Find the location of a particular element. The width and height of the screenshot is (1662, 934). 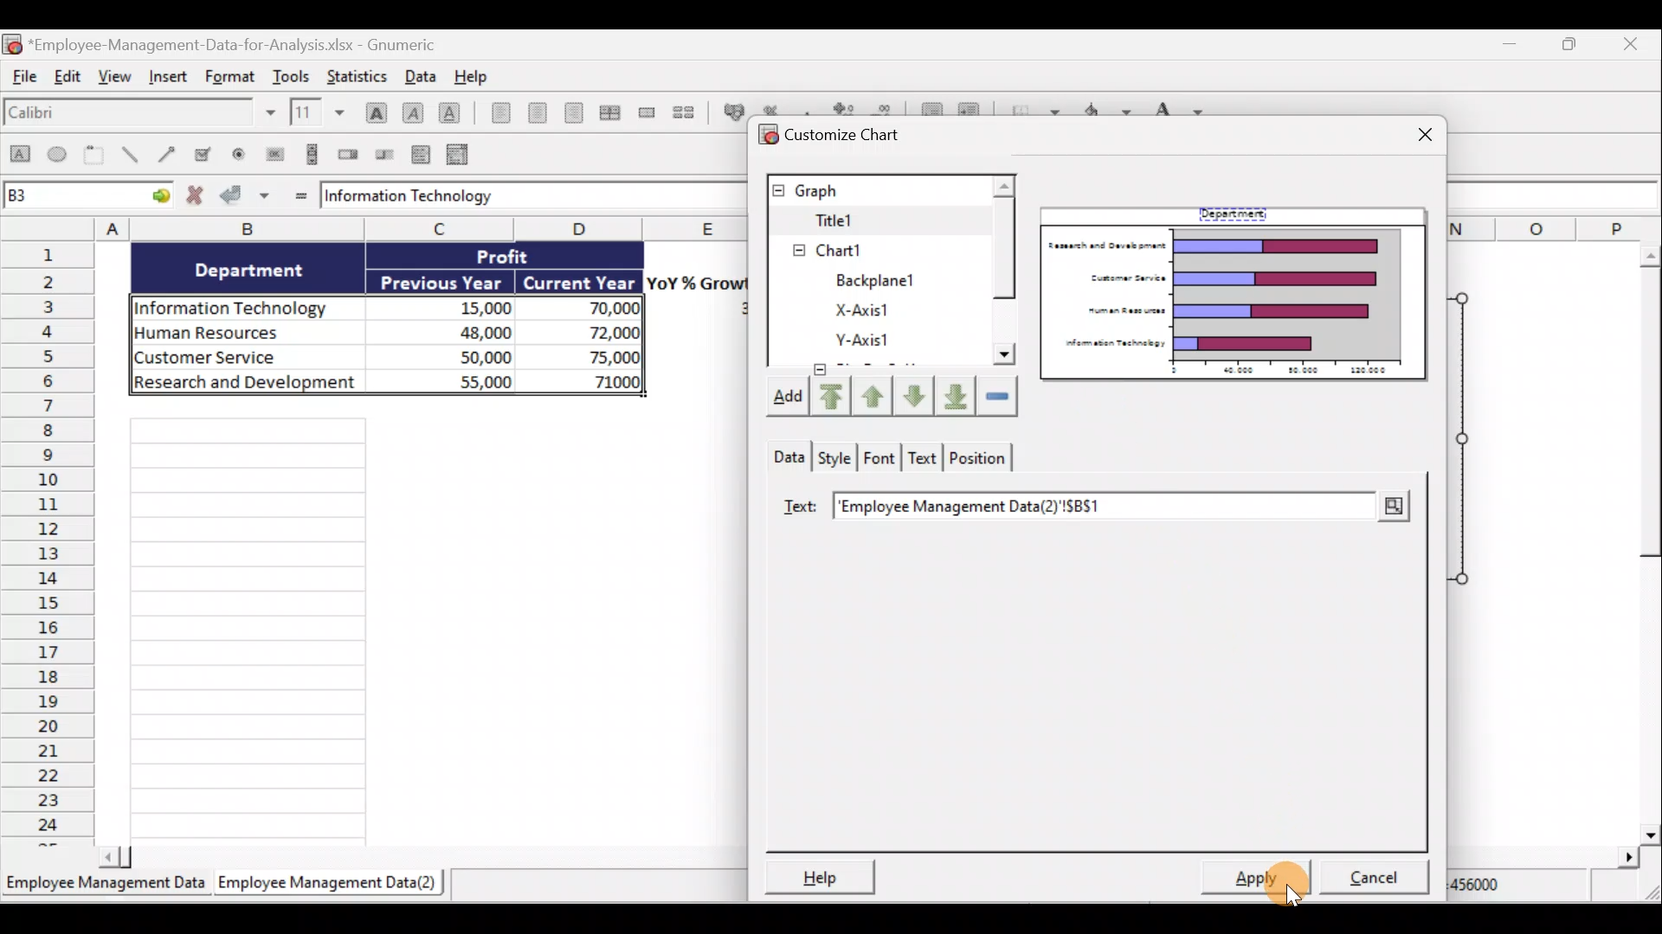

Text is located at coordinates (924, 460).